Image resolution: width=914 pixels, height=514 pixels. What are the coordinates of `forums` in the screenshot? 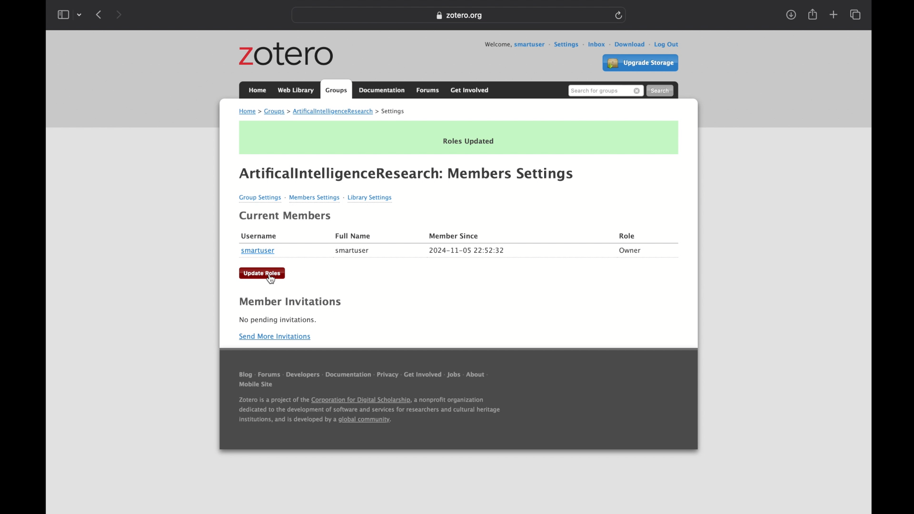 It's located at (269, 376).